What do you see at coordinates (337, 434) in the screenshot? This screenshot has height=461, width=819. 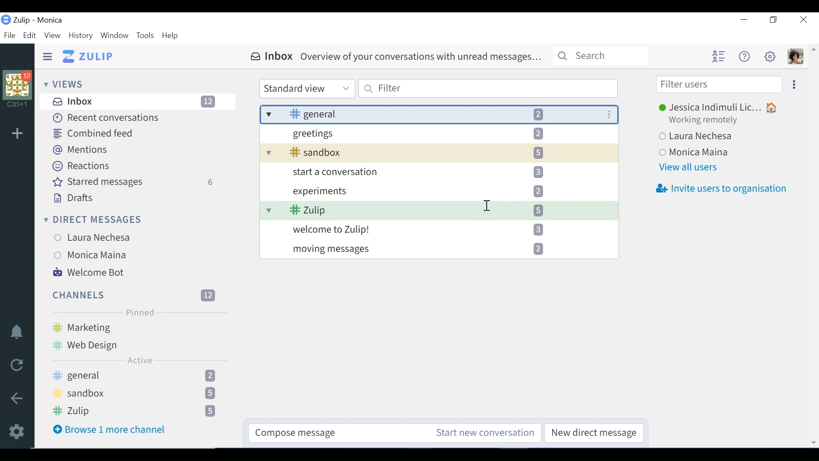 I see `Compose message` at bounding box center [337, 434].